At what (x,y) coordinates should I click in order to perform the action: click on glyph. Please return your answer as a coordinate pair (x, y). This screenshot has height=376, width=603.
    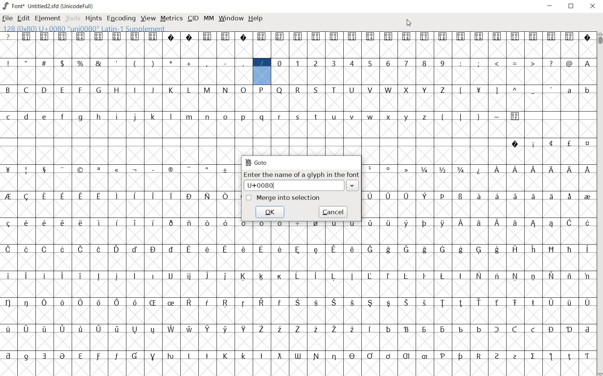
    Looking at the image, I should click on (153, 302).